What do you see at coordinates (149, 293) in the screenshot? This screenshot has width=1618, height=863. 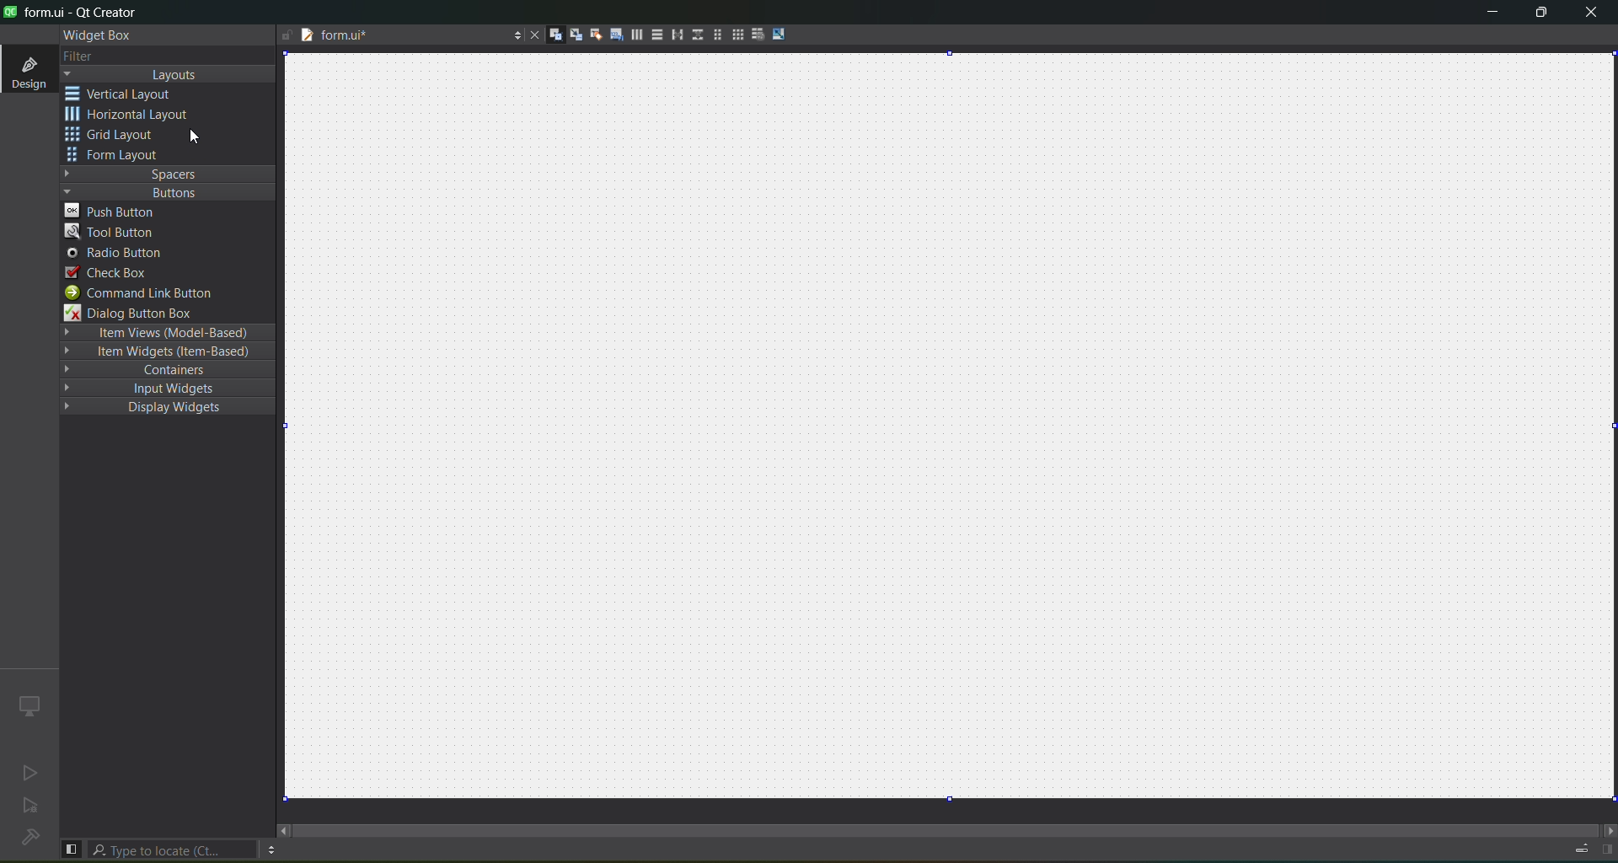 I see `command link button` at bounding box center [149, 293].